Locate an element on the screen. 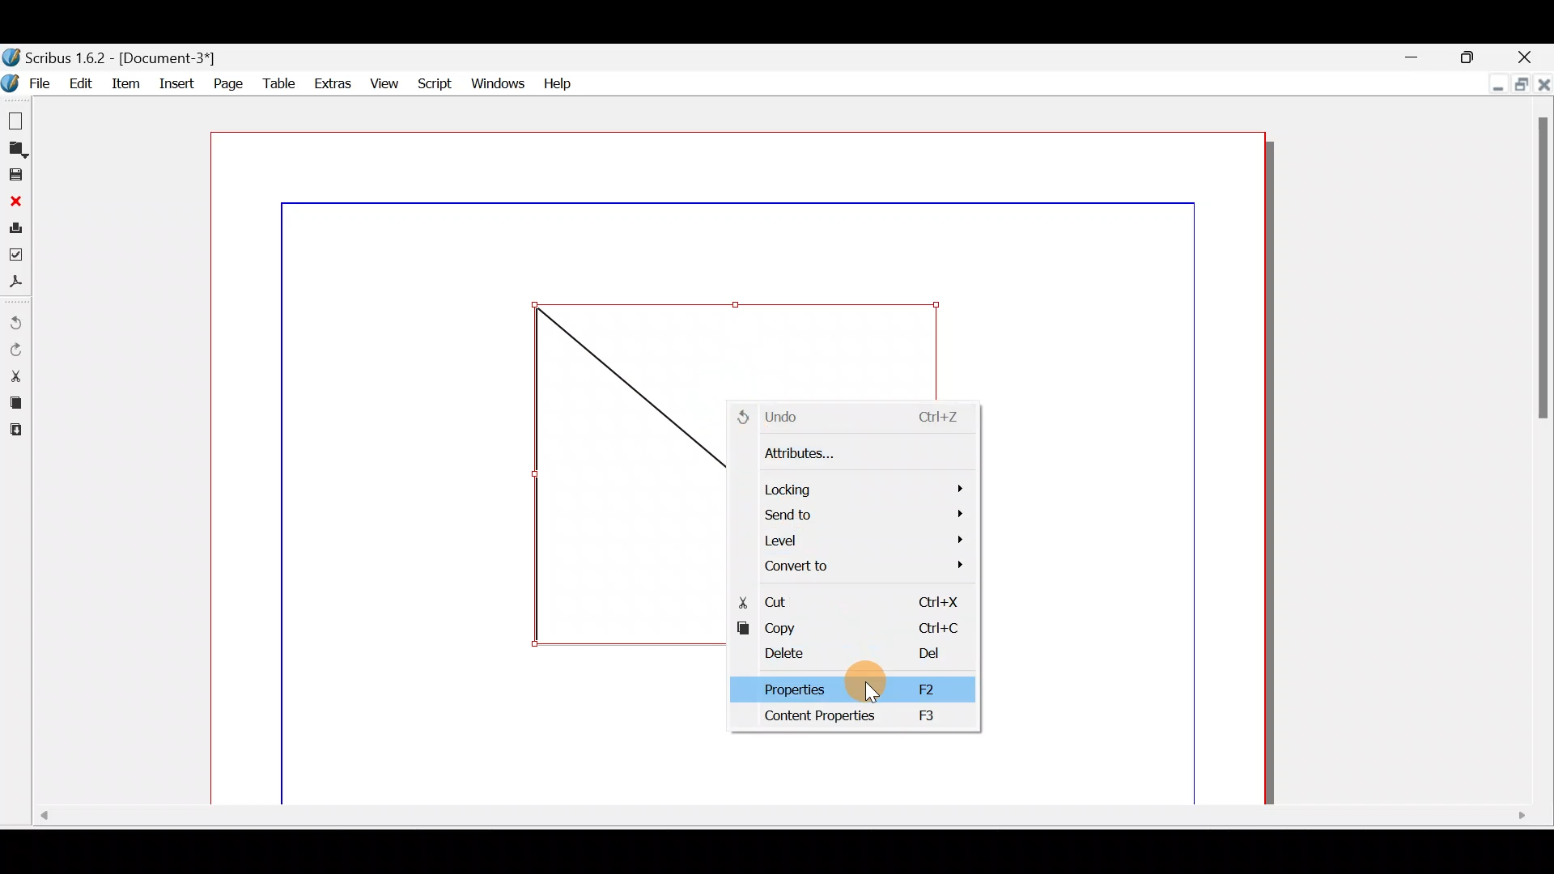 Image resolution: width=1554 pixels, height=874 pixels. Cut is located at coordinates (853, 600).